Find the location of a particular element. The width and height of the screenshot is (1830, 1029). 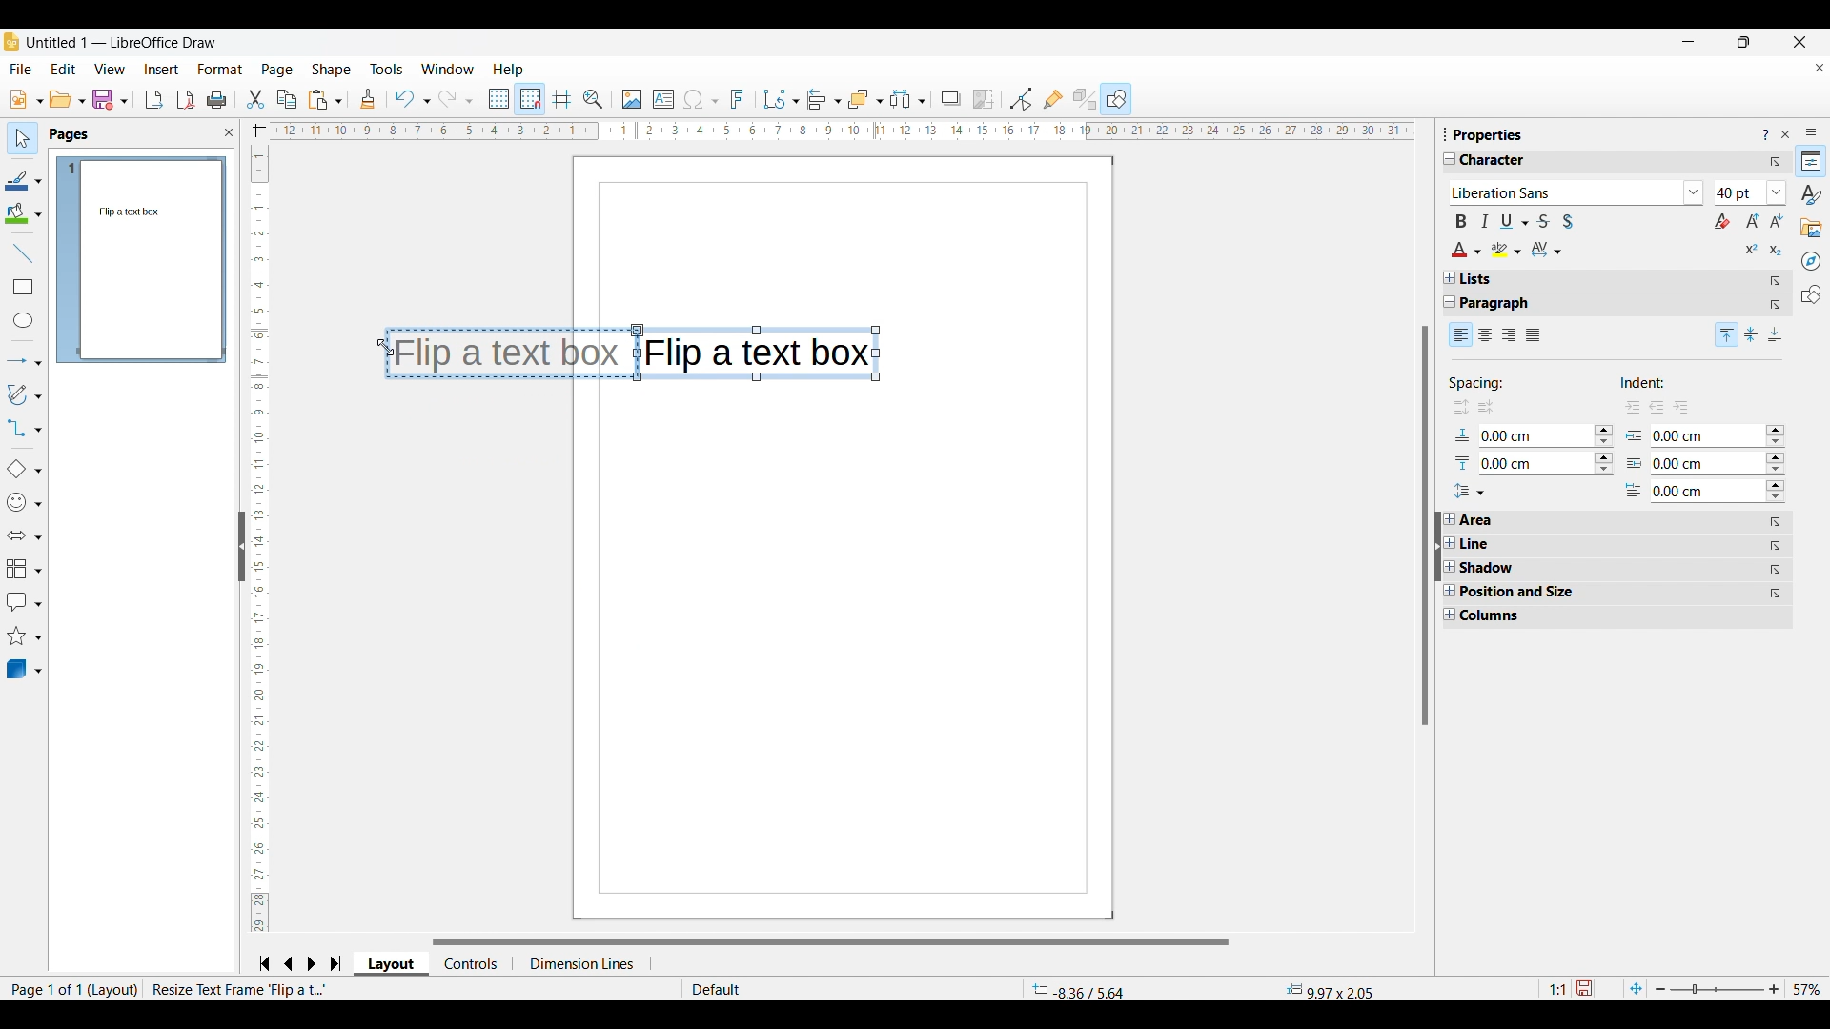

Text color options is located at coordinates (1467, 250).